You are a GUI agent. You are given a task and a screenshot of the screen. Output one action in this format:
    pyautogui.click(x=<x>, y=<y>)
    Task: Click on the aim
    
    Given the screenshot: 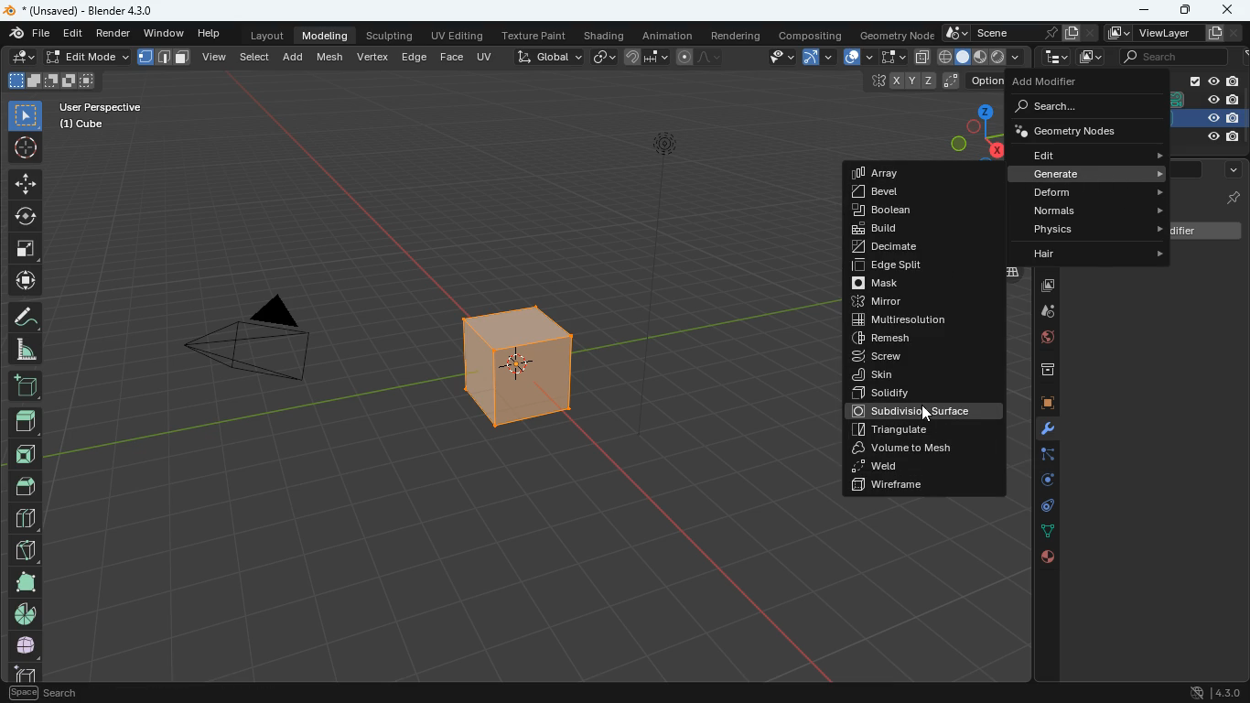 What is the action you would take?
    pyautogui.click(x=24, y=147)
    